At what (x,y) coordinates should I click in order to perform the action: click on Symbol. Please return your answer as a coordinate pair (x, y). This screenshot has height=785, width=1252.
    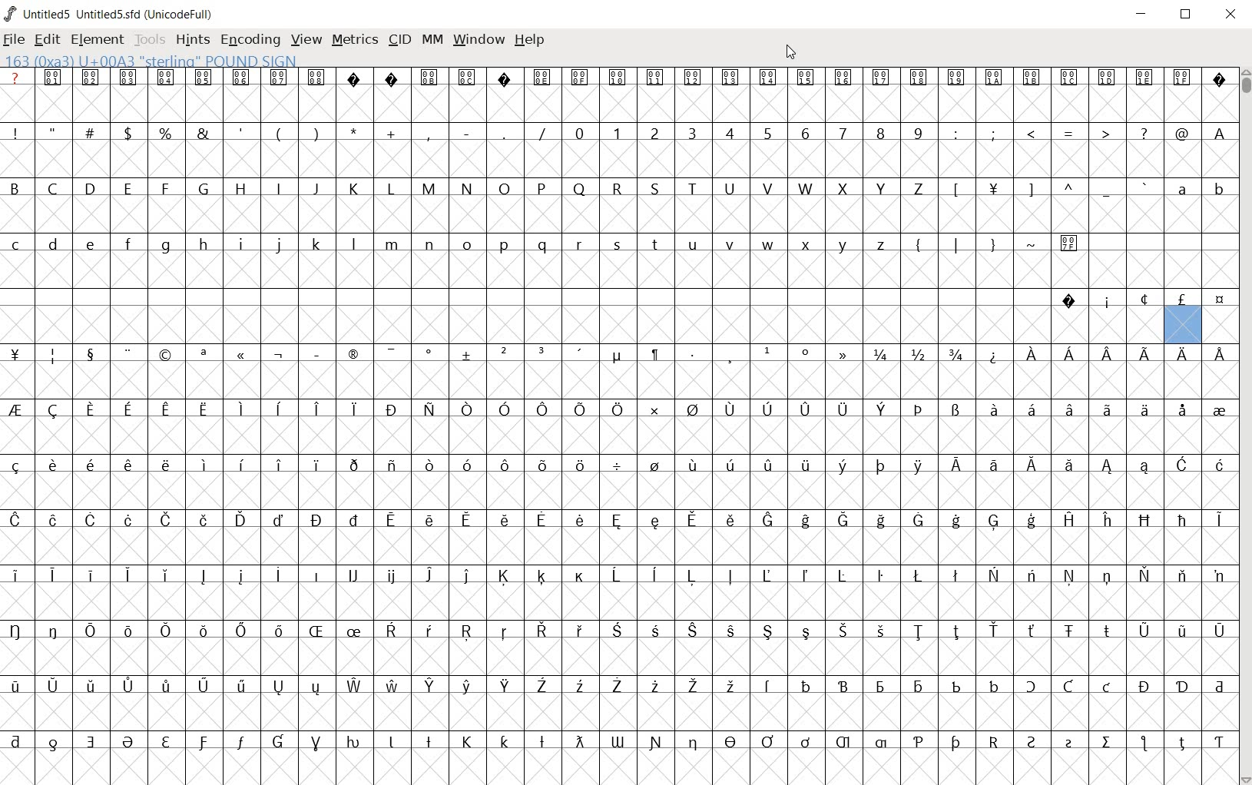
    Looking at the image, I should click on (1032, 522).